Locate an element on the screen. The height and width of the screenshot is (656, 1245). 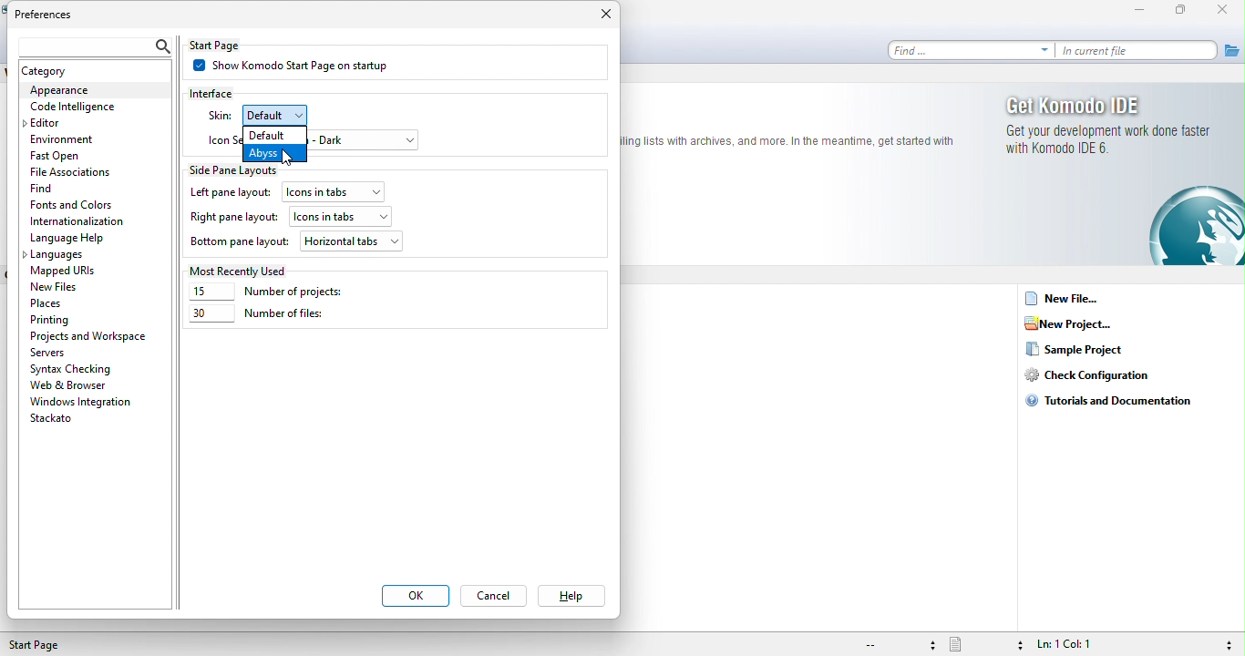
show komodo start page on startup is located at coordinates (304, 67).